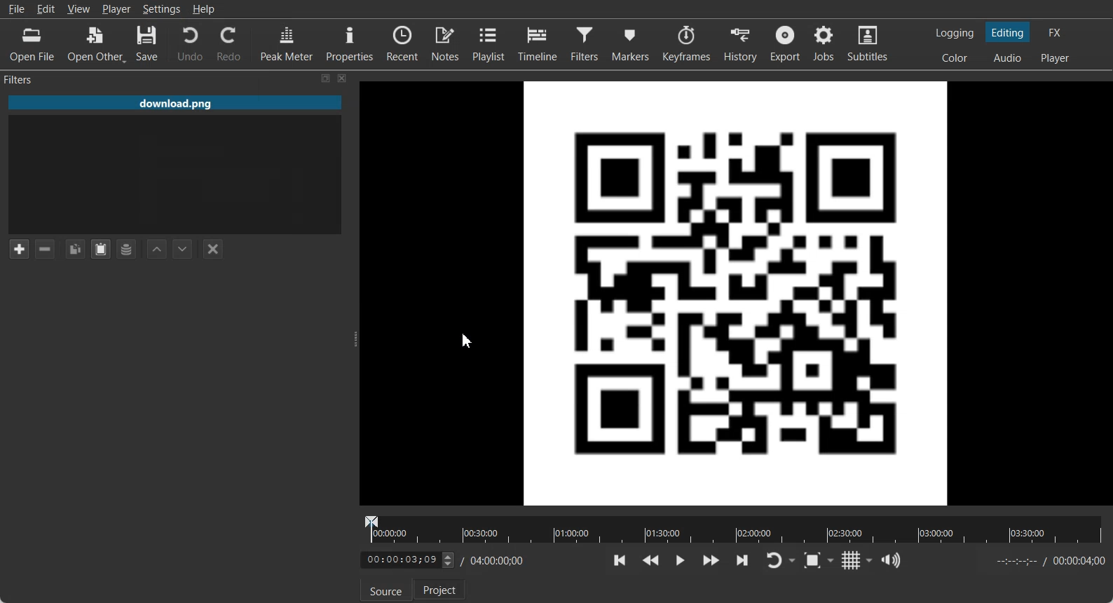  I want to click on Timeline, so click(538, 43).